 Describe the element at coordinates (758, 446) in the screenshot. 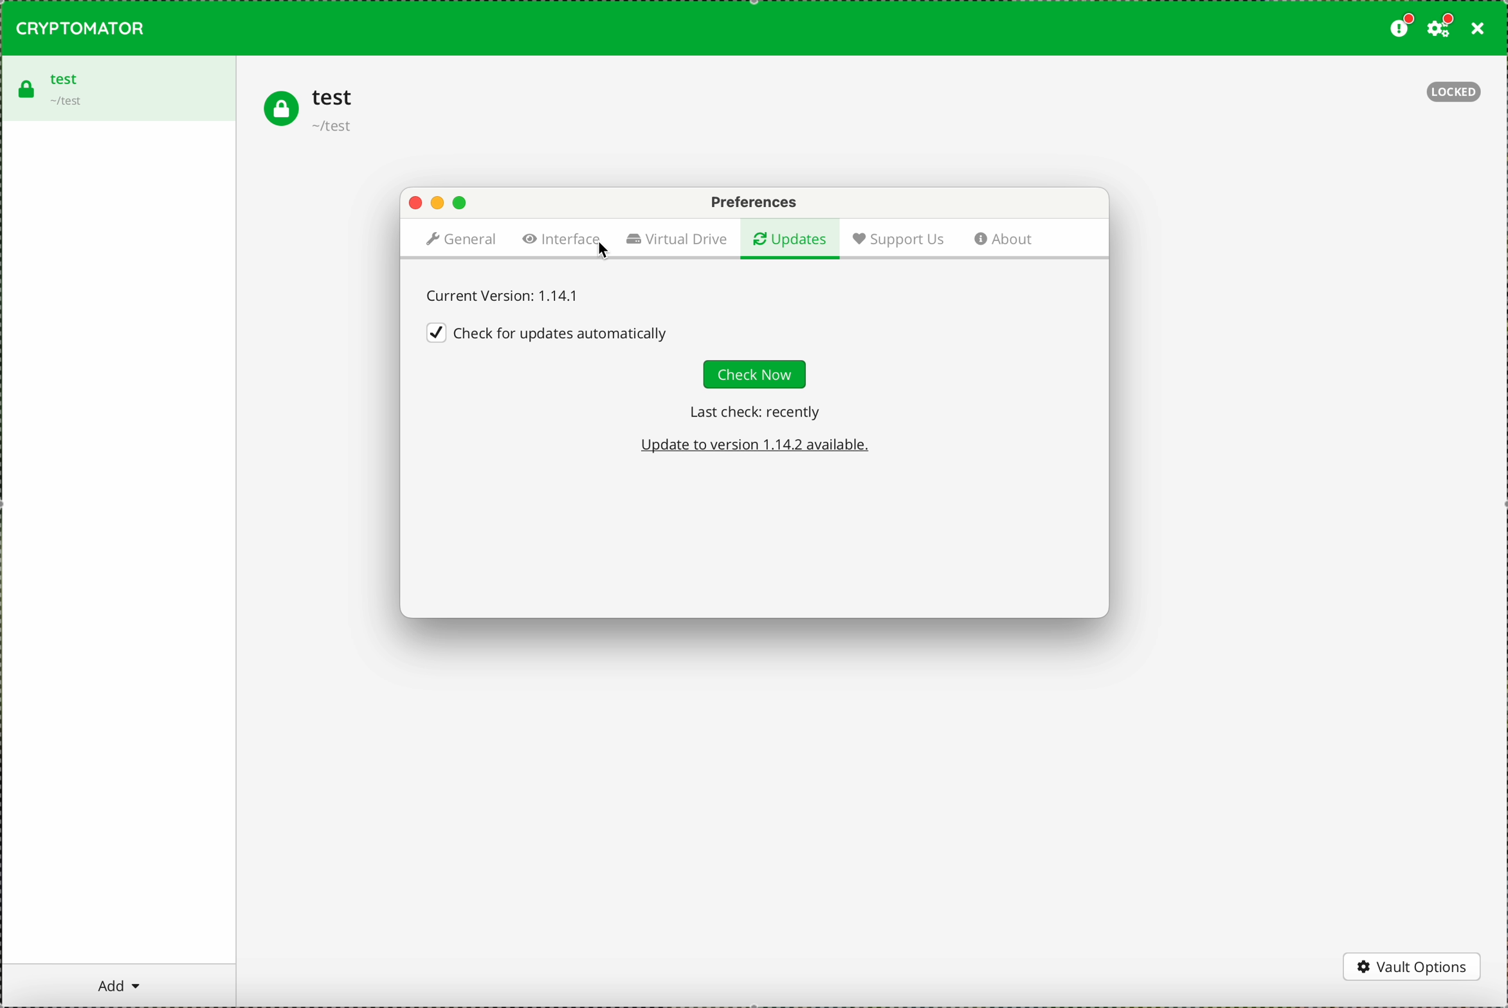

I see `update to version 1.14.2` at that location.